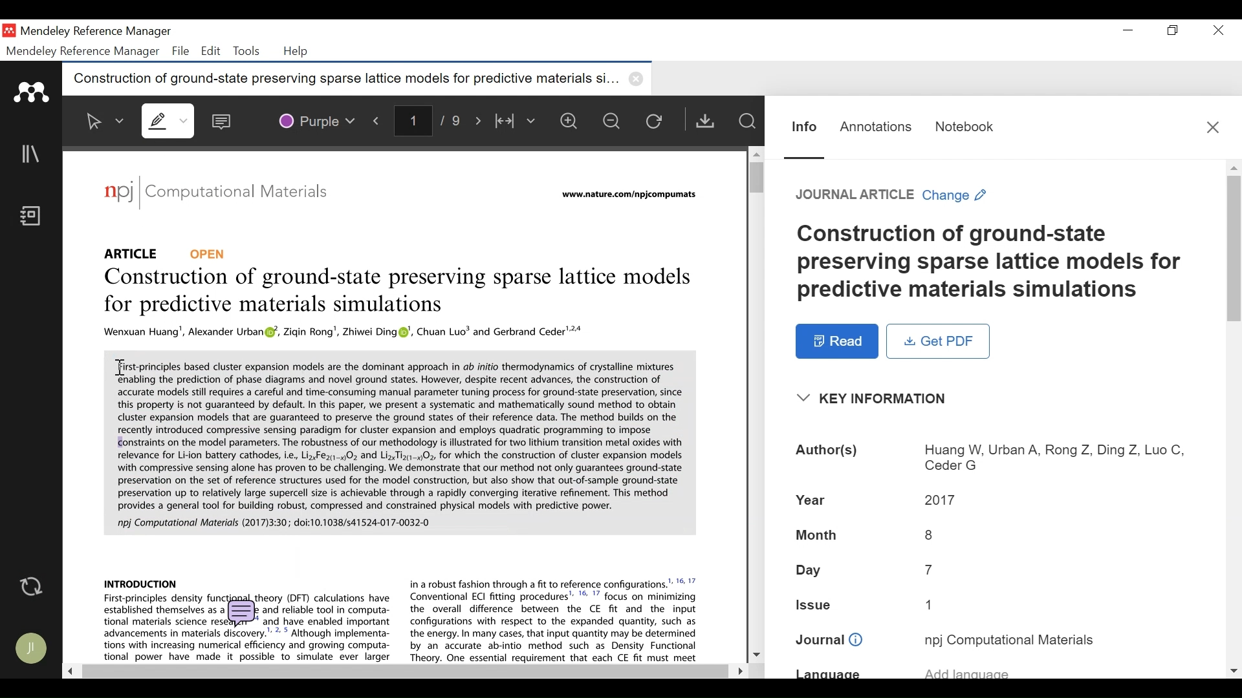  What do you see at coordinates (555, 619) in the screenshot?
I see `PDF Context` at bounding box center [555, 619].